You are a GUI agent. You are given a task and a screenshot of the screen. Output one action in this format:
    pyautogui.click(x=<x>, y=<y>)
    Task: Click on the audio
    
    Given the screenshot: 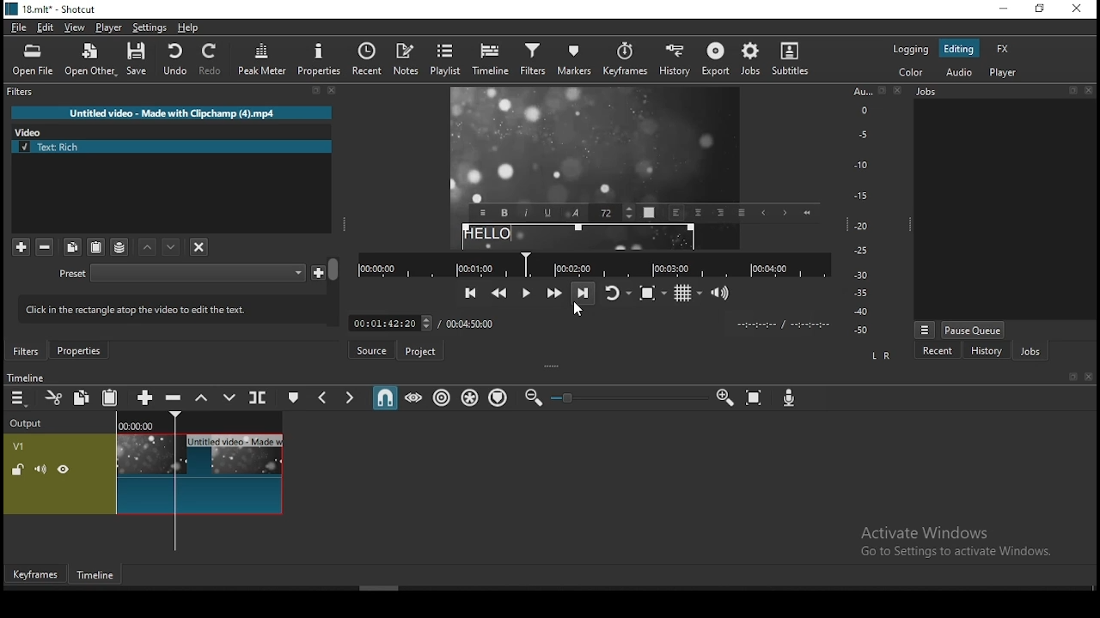 What is the action you would take?
    pyautogui.click(x=958, y=73)
    